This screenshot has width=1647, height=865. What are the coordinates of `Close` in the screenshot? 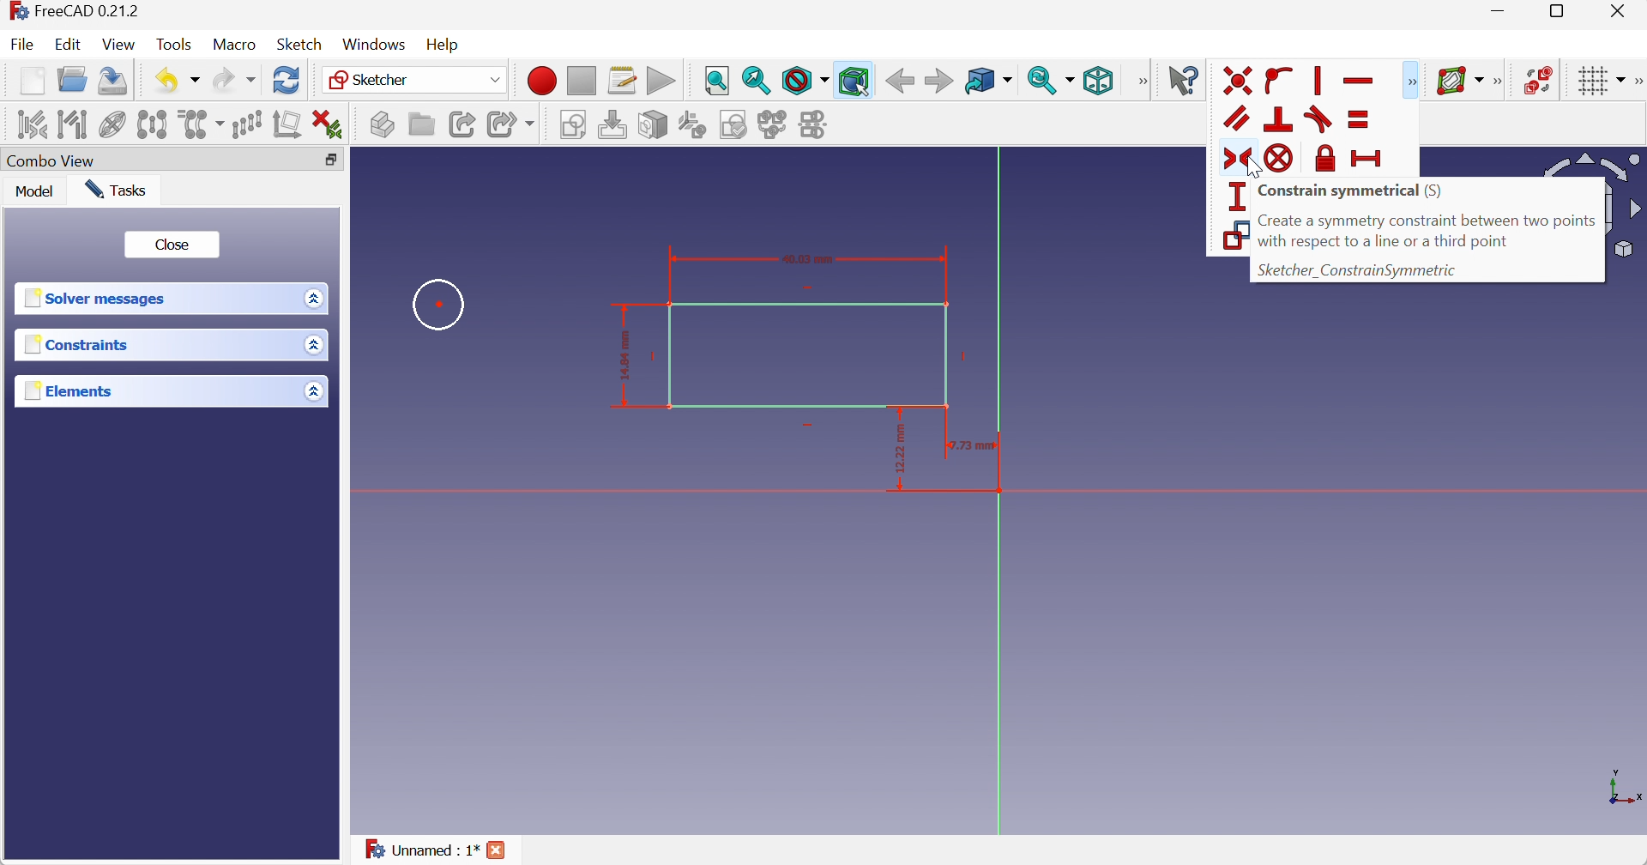 It's located at (176, 245).